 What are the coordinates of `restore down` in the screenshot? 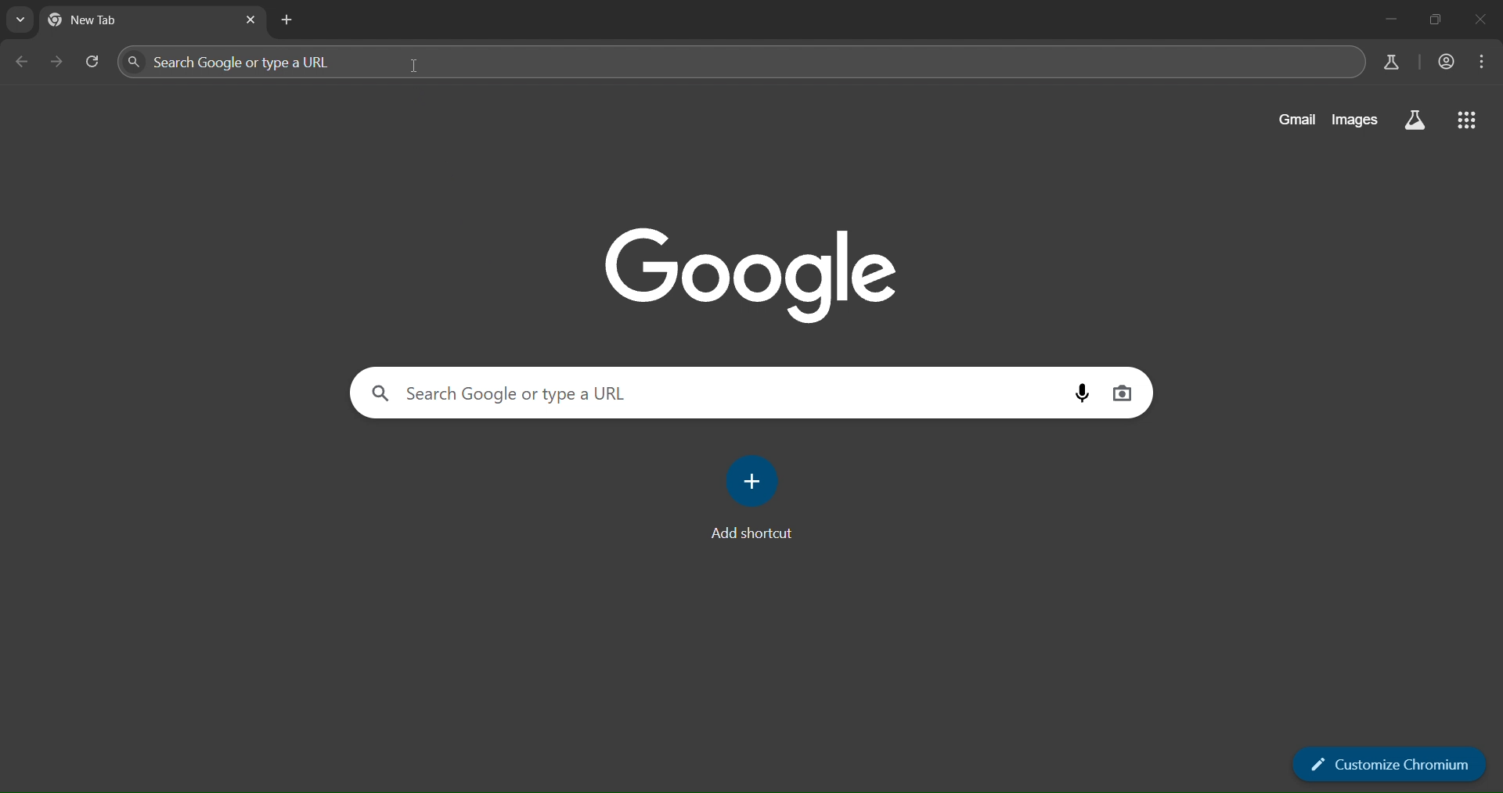 It's located at (1437, 21).